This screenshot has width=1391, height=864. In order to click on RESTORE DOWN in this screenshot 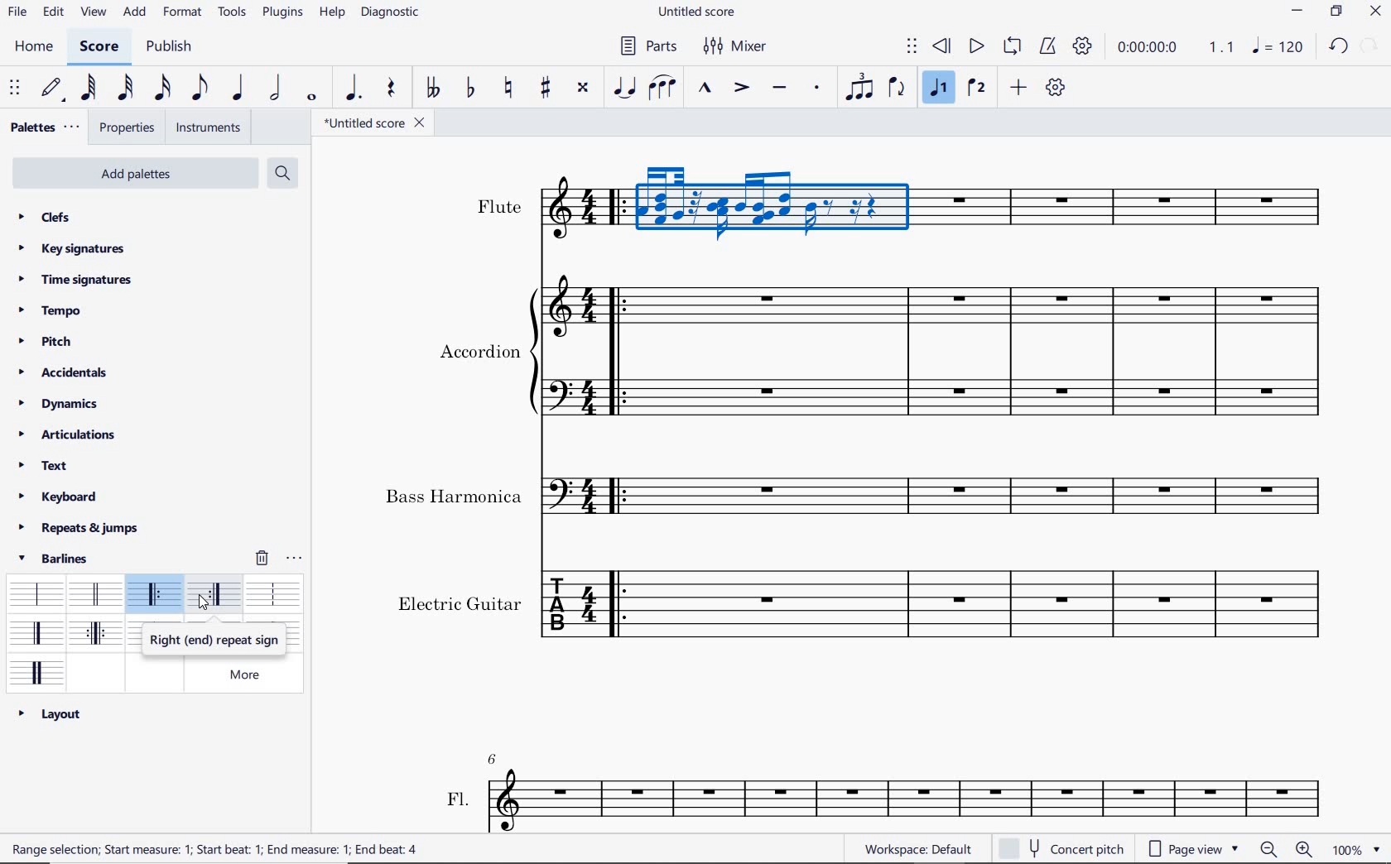, I will do `click(1336, 12)`.